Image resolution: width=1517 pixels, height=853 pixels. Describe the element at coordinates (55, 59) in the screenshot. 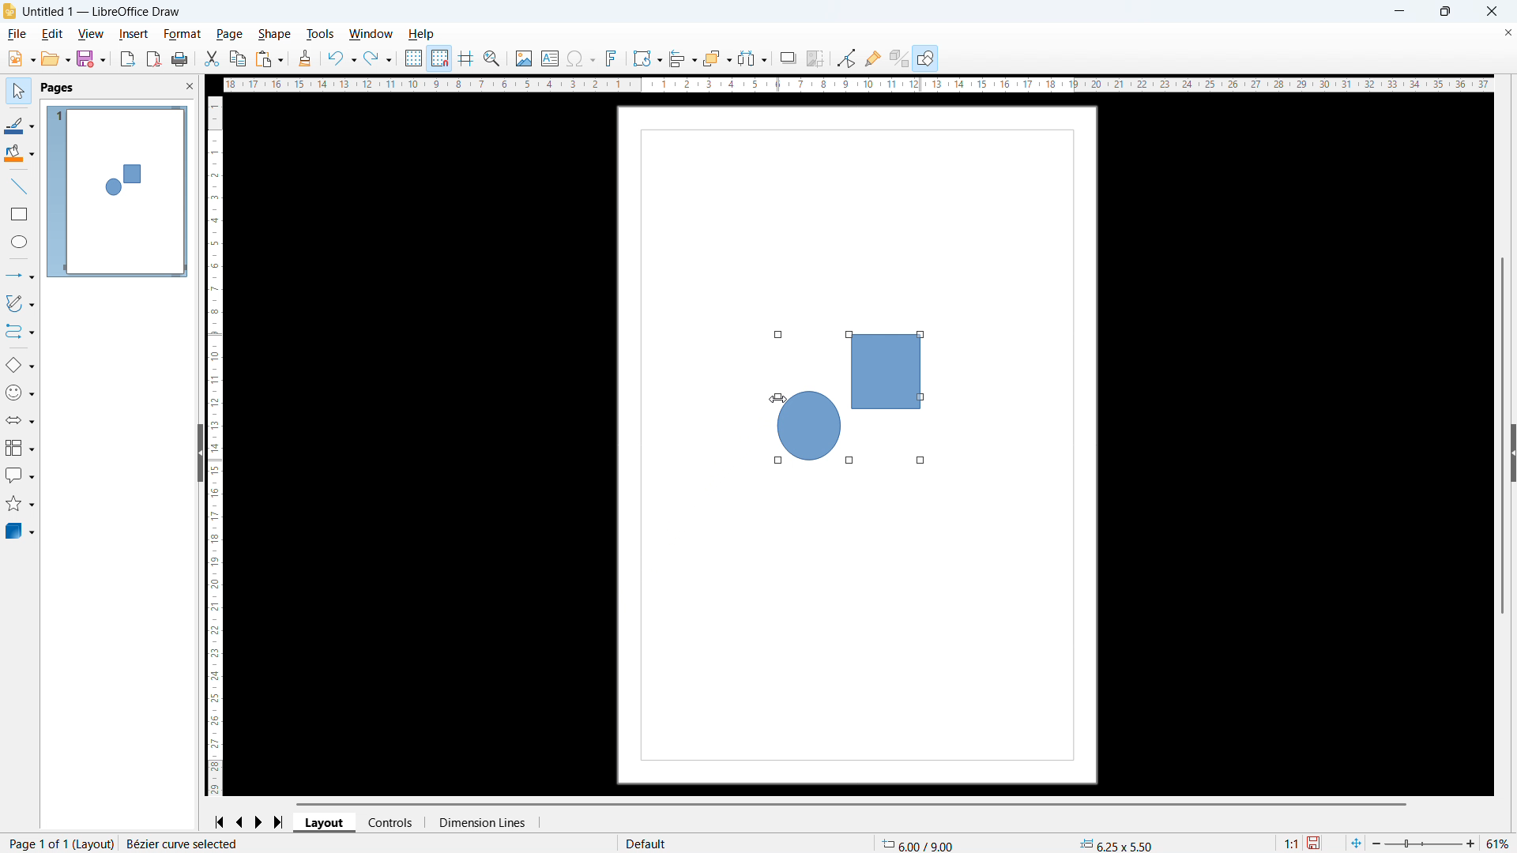

I see `open ` at that location.